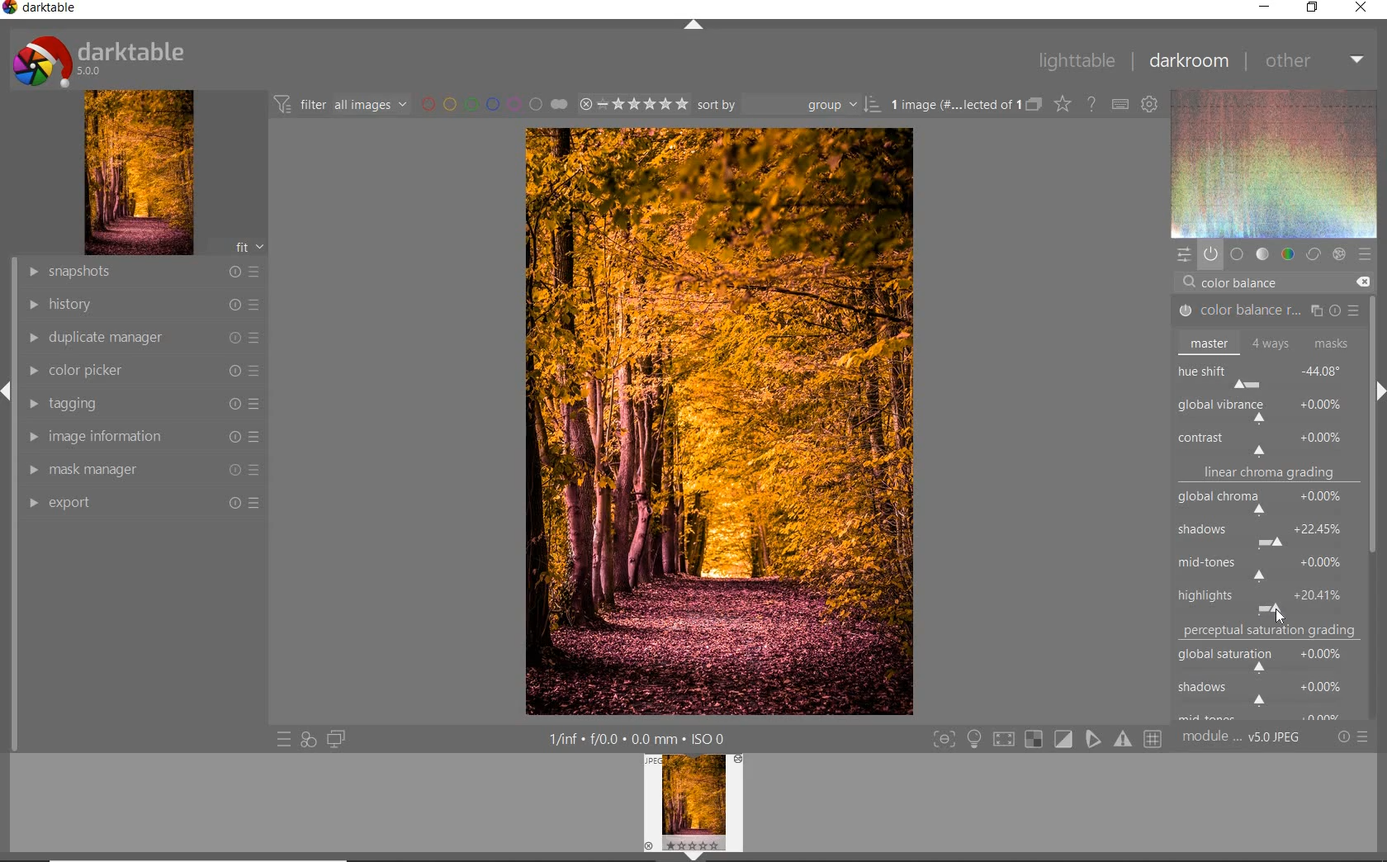 This screenshot has height=862, width=1387. I want to click on filter images, so click(339, 106).